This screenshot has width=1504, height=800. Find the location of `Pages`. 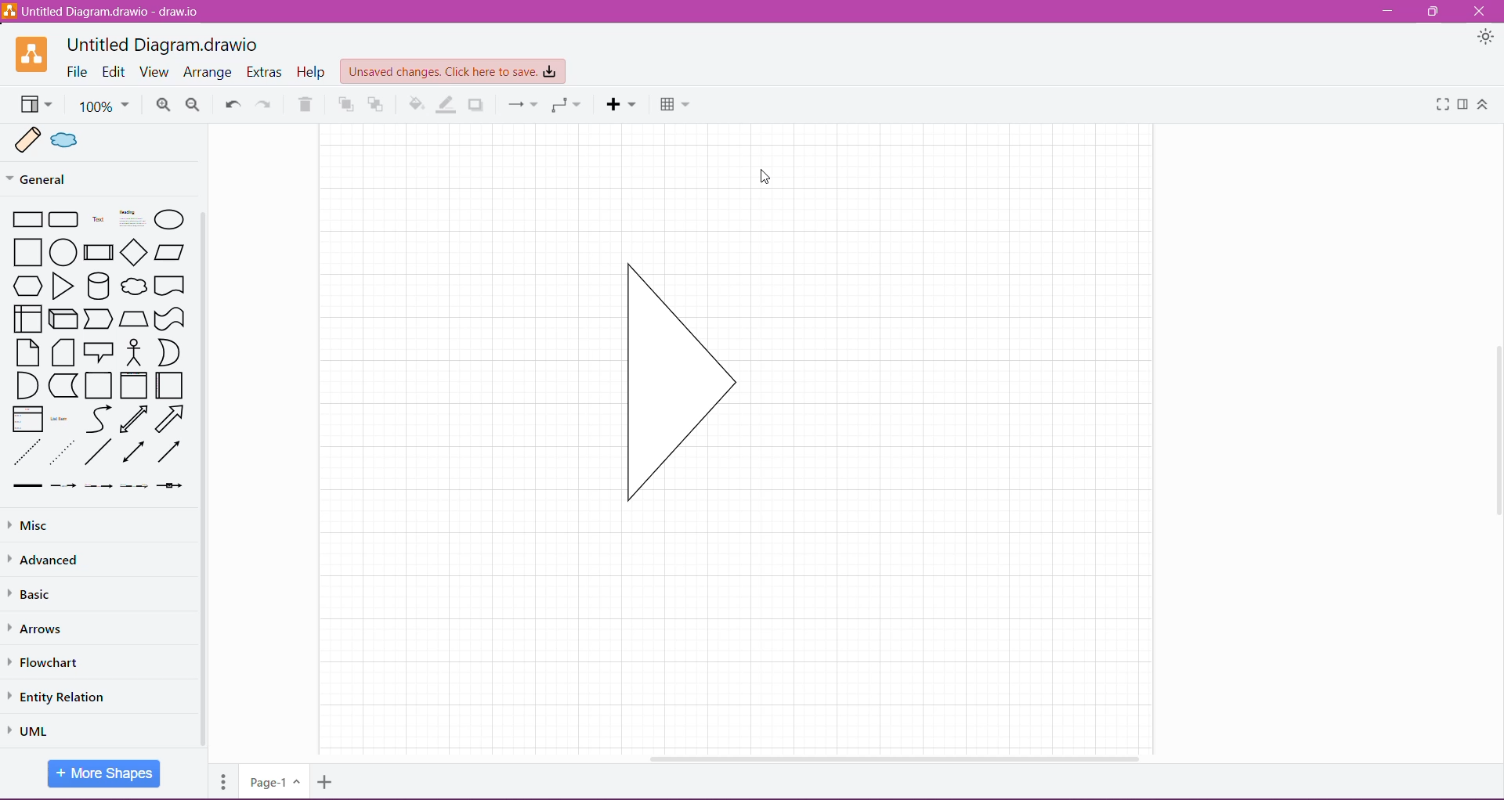

Pages is located at coordinates (222, 783).